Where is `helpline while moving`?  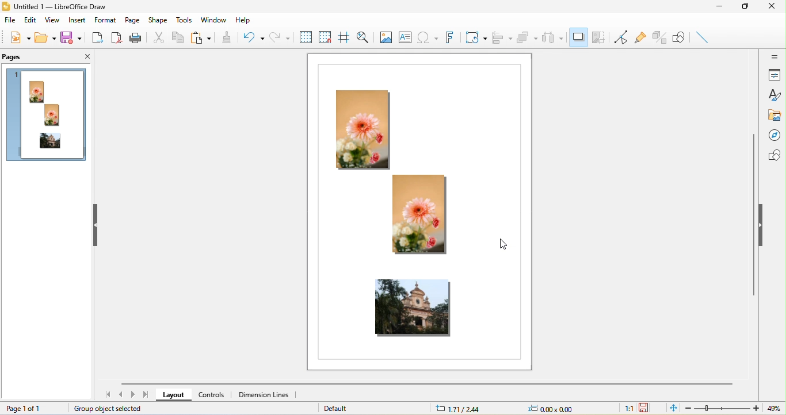 helpline while moving is located at coordinates (344, 38).